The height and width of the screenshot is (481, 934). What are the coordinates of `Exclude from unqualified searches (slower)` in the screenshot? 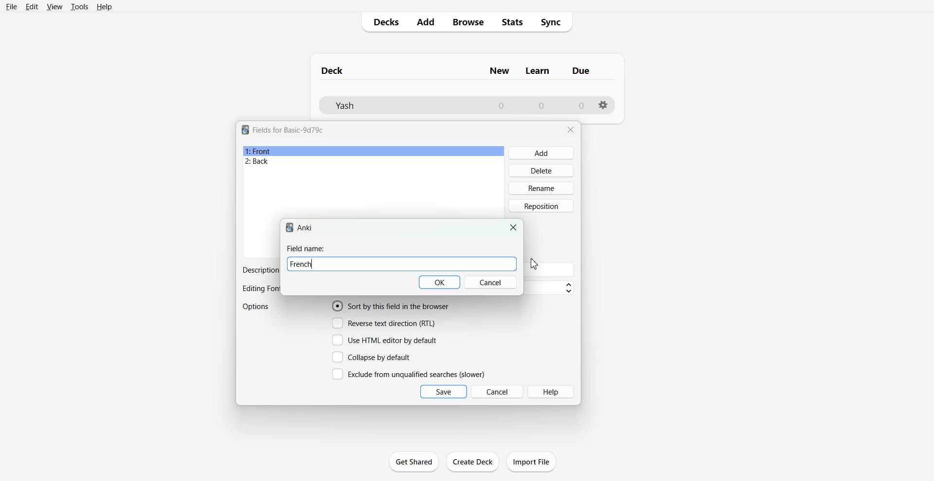 It's located at (408, 374).